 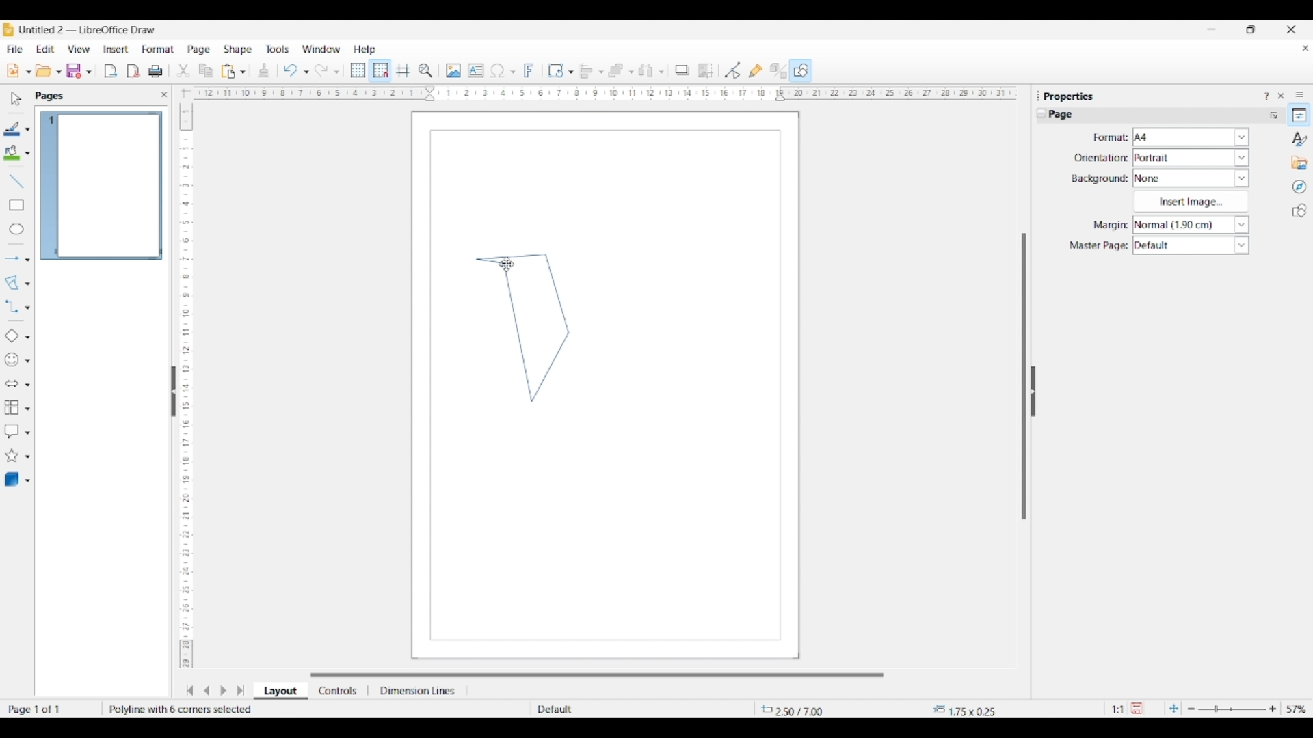 I want to click on Insert image, so click(x=453, y=70).